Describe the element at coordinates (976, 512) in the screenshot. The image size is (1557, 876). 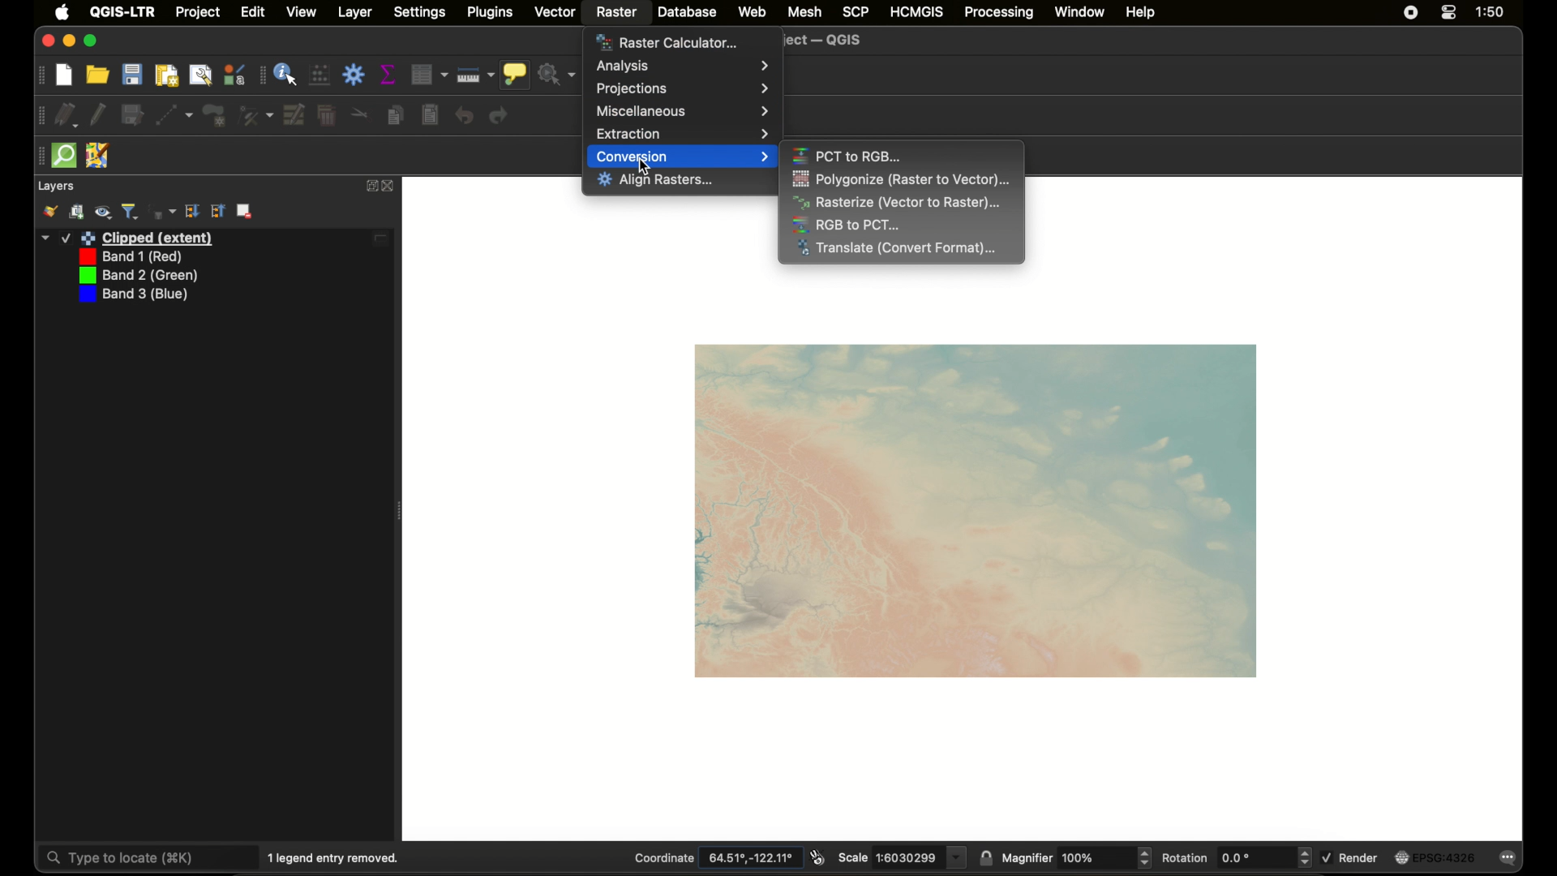
I see `raster map` at that location.